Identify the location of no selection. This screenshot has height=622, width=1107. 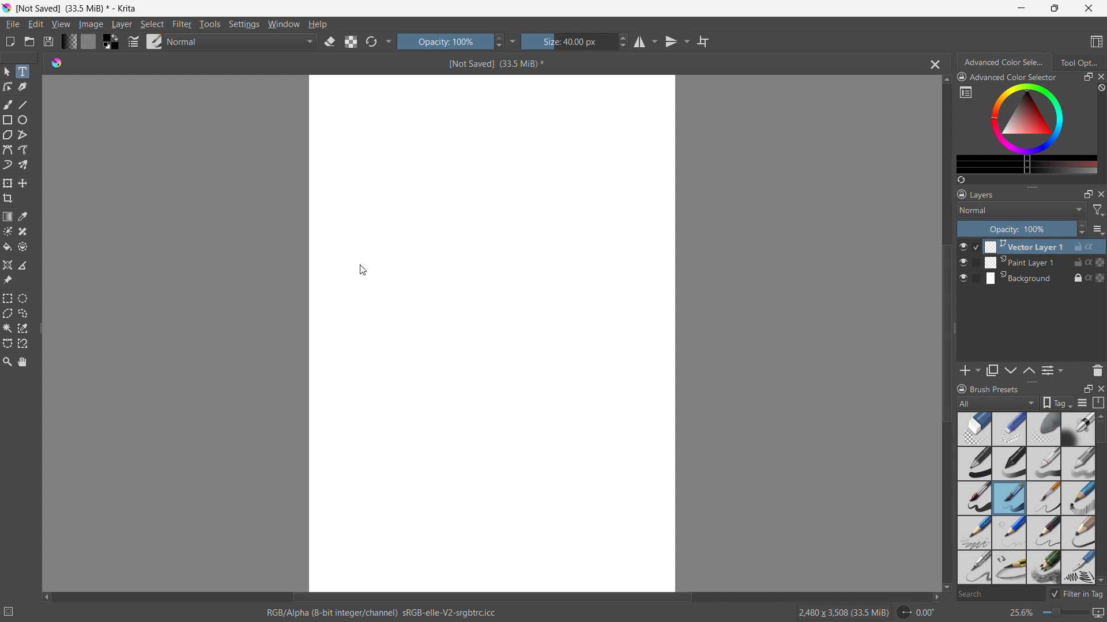
(14, 609).